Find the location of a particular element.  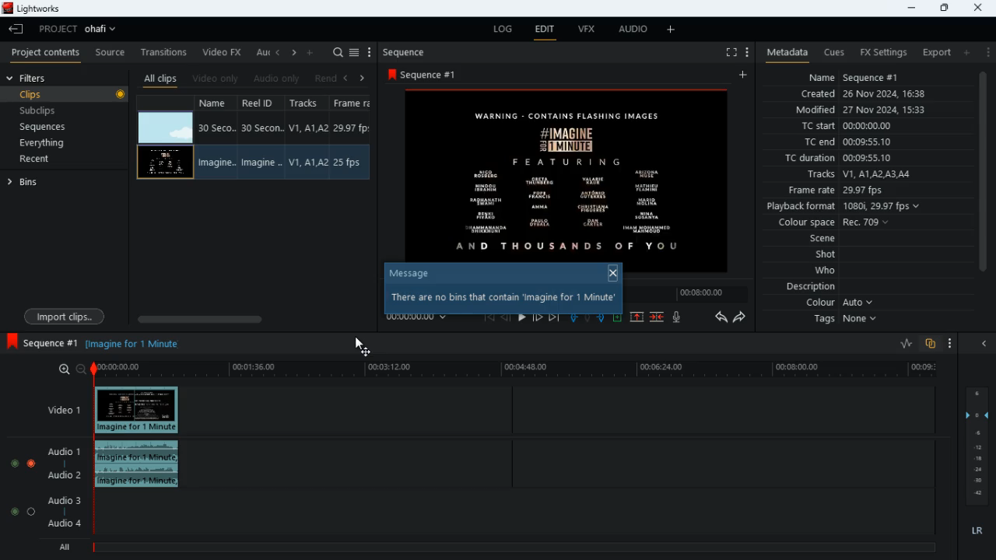

timeline is located at coordinates (692, 294).